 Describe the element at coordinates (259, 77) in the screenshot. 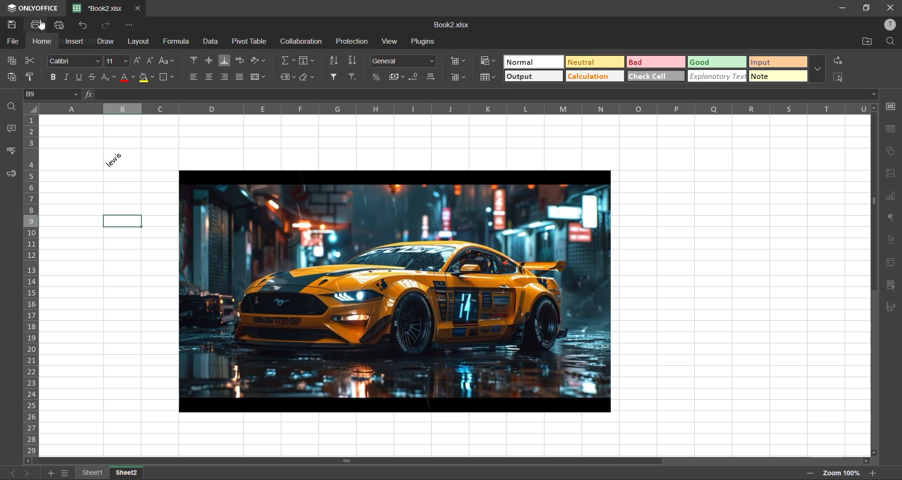

I see `merge and center` at that location.